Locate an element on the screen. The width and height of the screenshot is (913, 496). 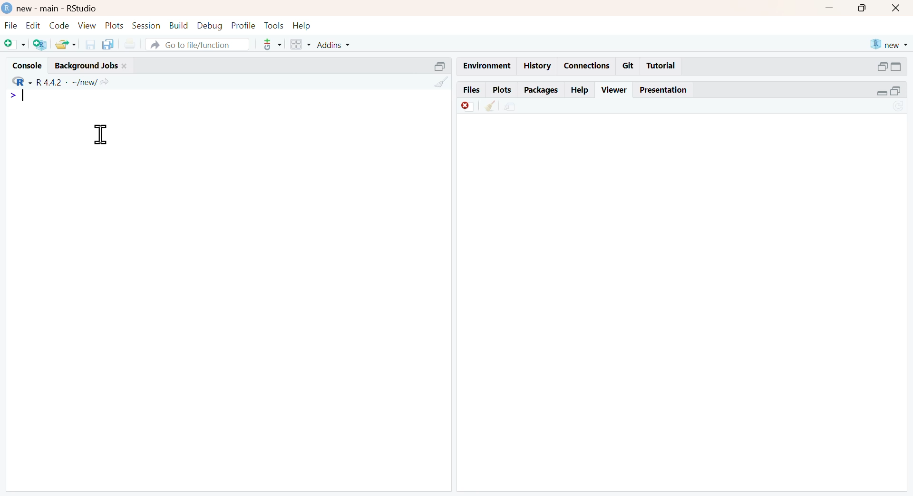
minimize is located at coordinates (835, 10).